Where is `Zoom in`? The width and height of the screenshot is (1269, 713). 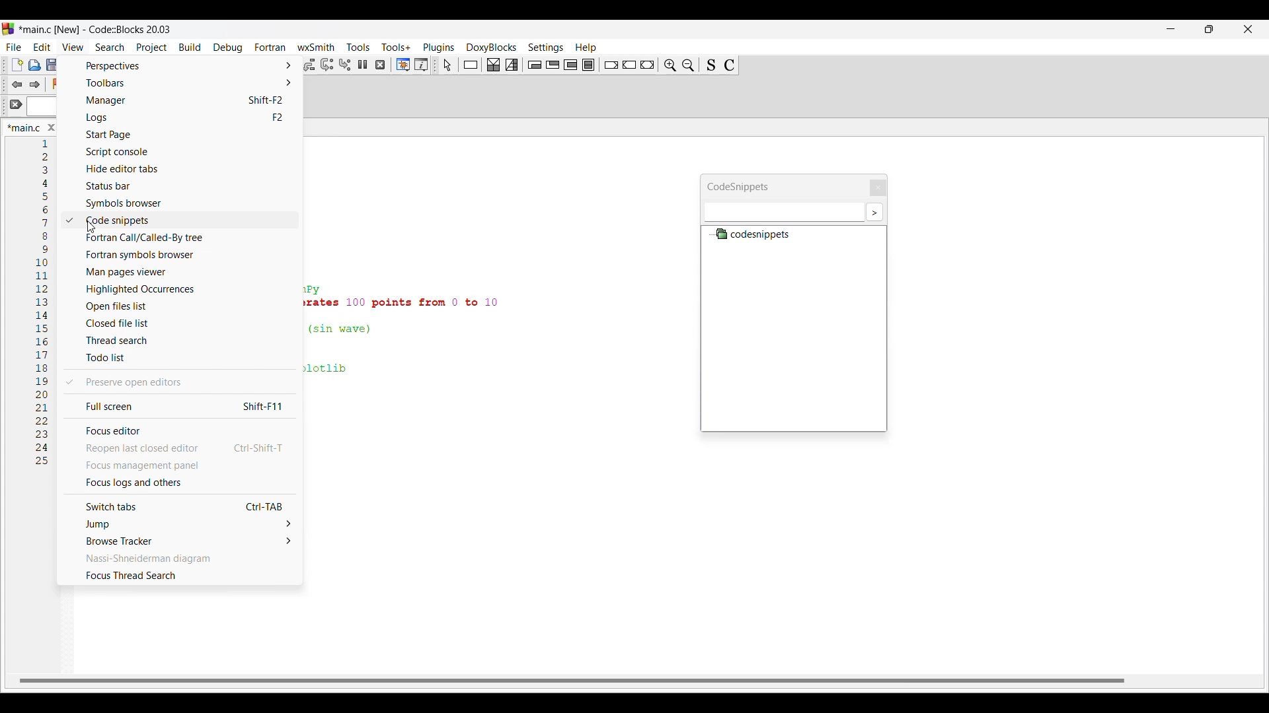
Zoom in is located at coordinates (688, 65).